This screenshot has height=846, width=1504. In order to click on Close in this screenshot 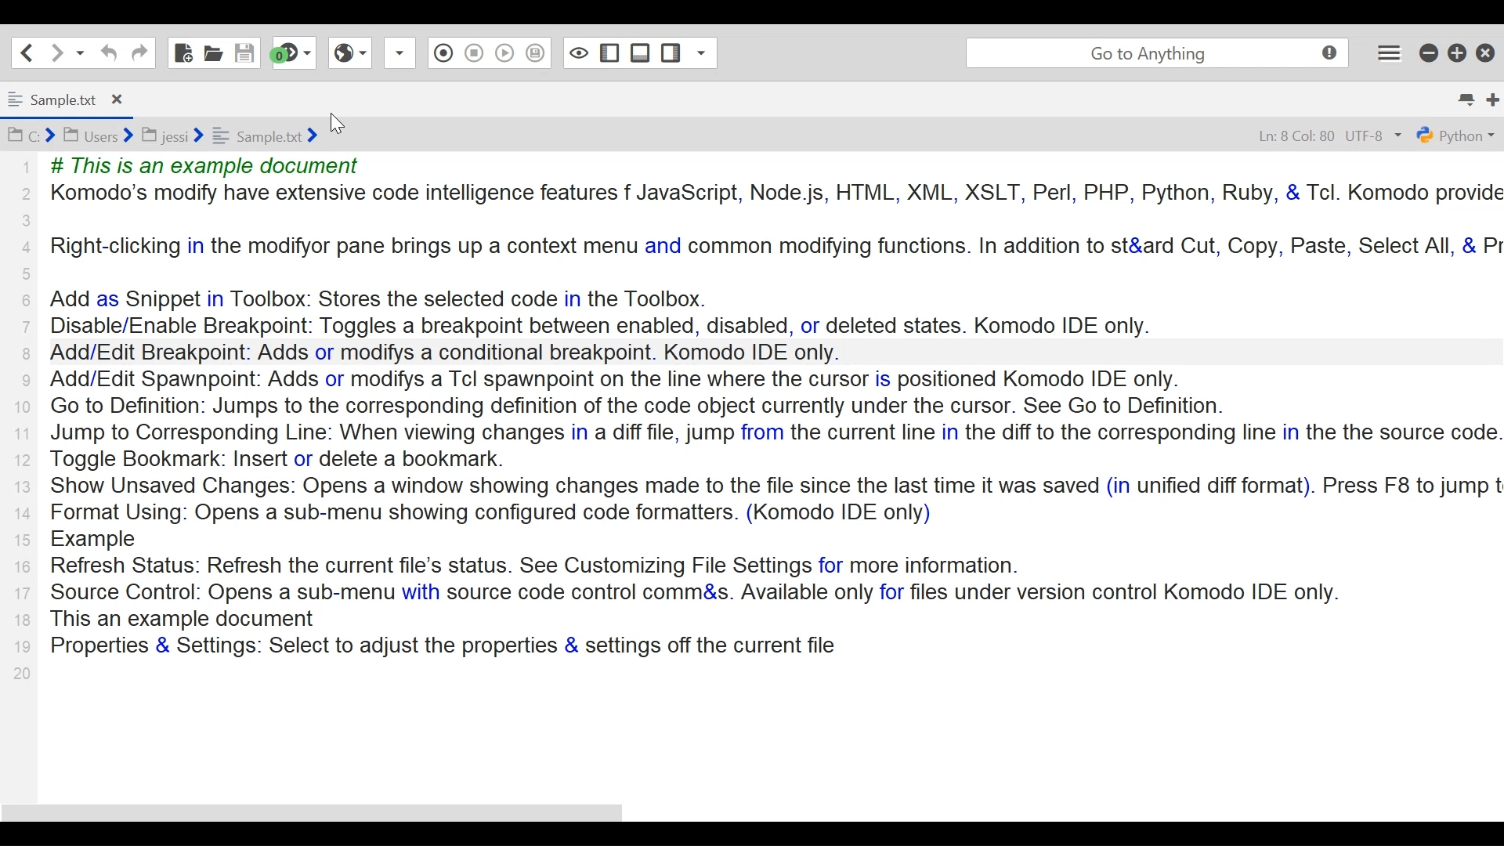, I will do `click(115, 97)`.